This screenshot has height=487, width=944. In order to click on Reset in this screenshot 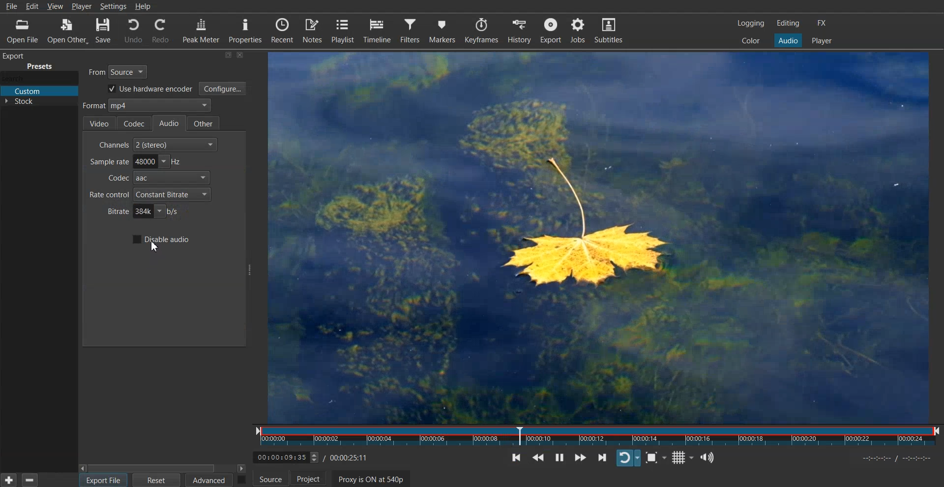, I will do `click(157, 480)`.